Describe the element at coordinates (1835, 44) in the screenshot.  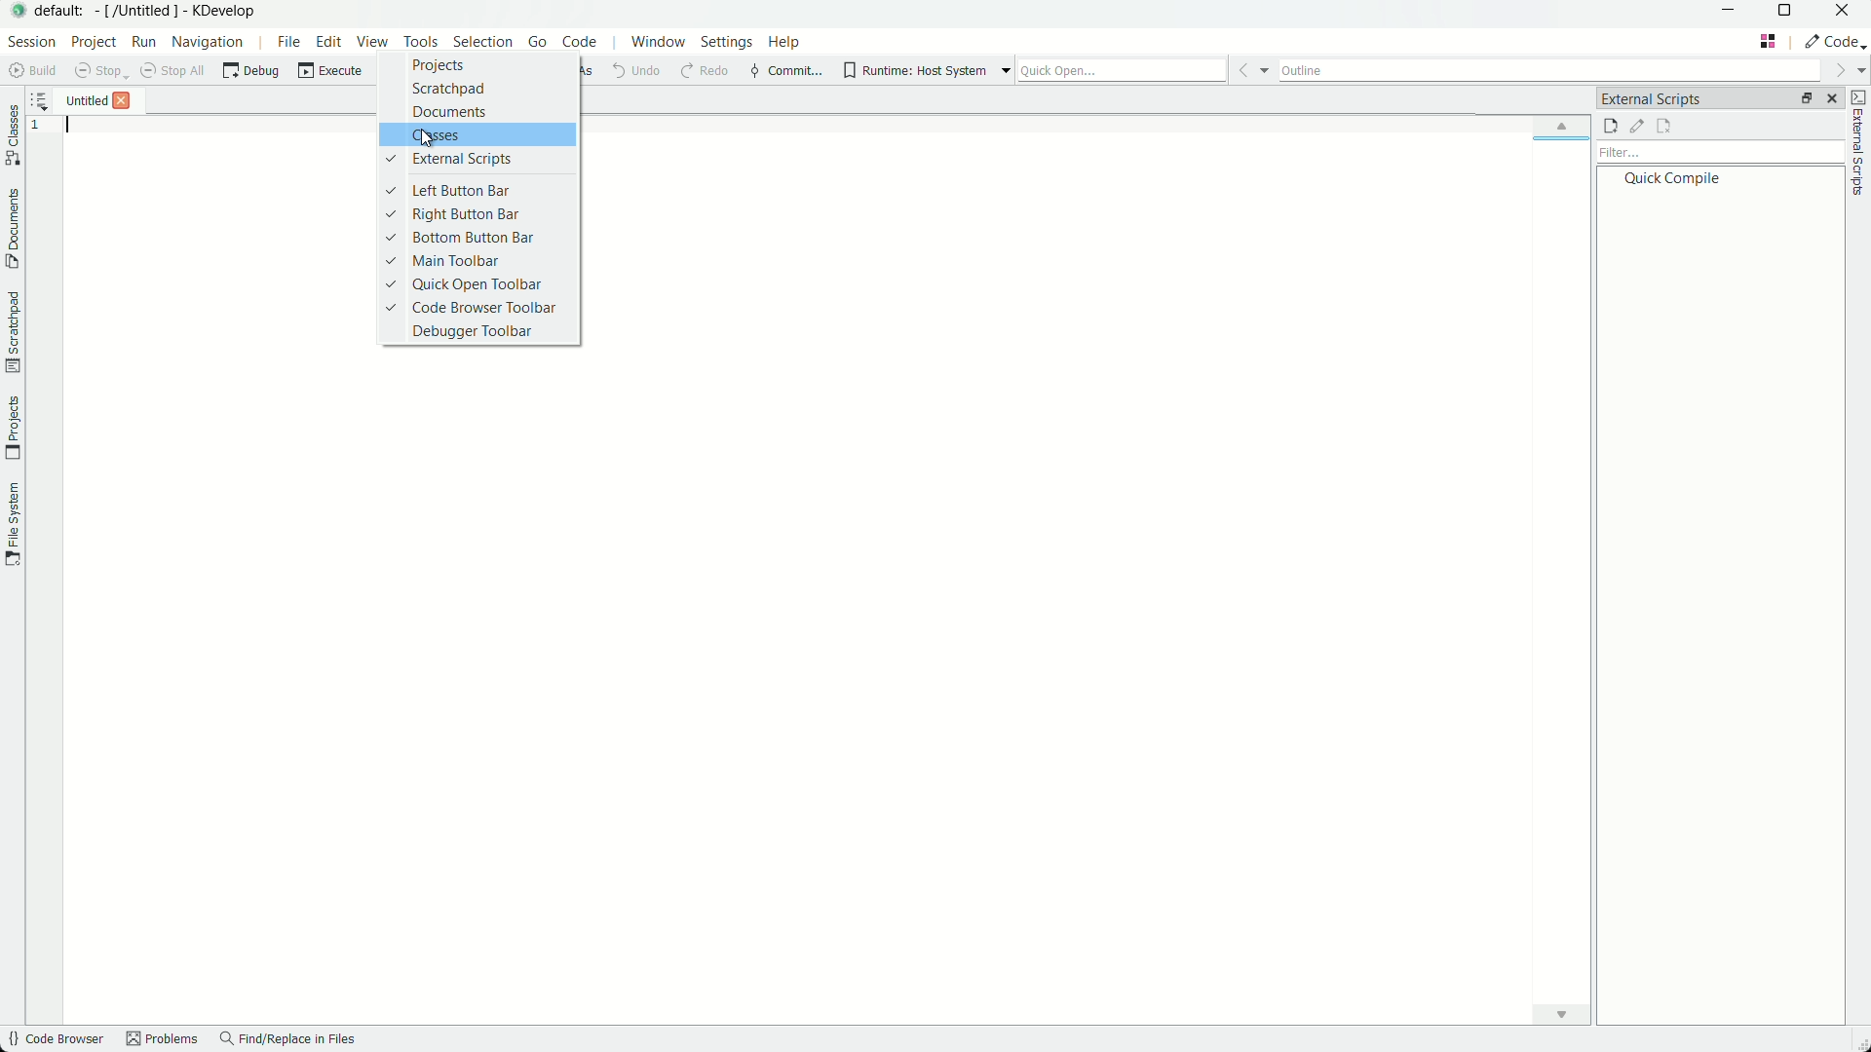
I see `execute actions to change the area` at that location.